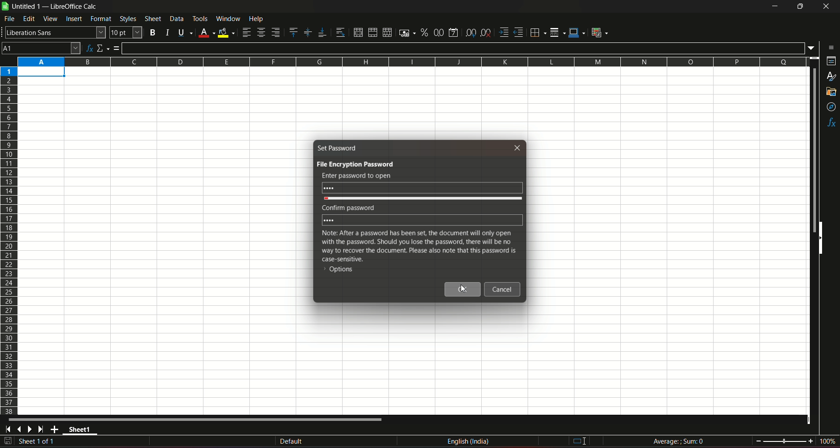 The height and width of the screenshot is (448, 840). Describe the element at coordinates (228, 19) in the screenshot. I see `window` at that location.